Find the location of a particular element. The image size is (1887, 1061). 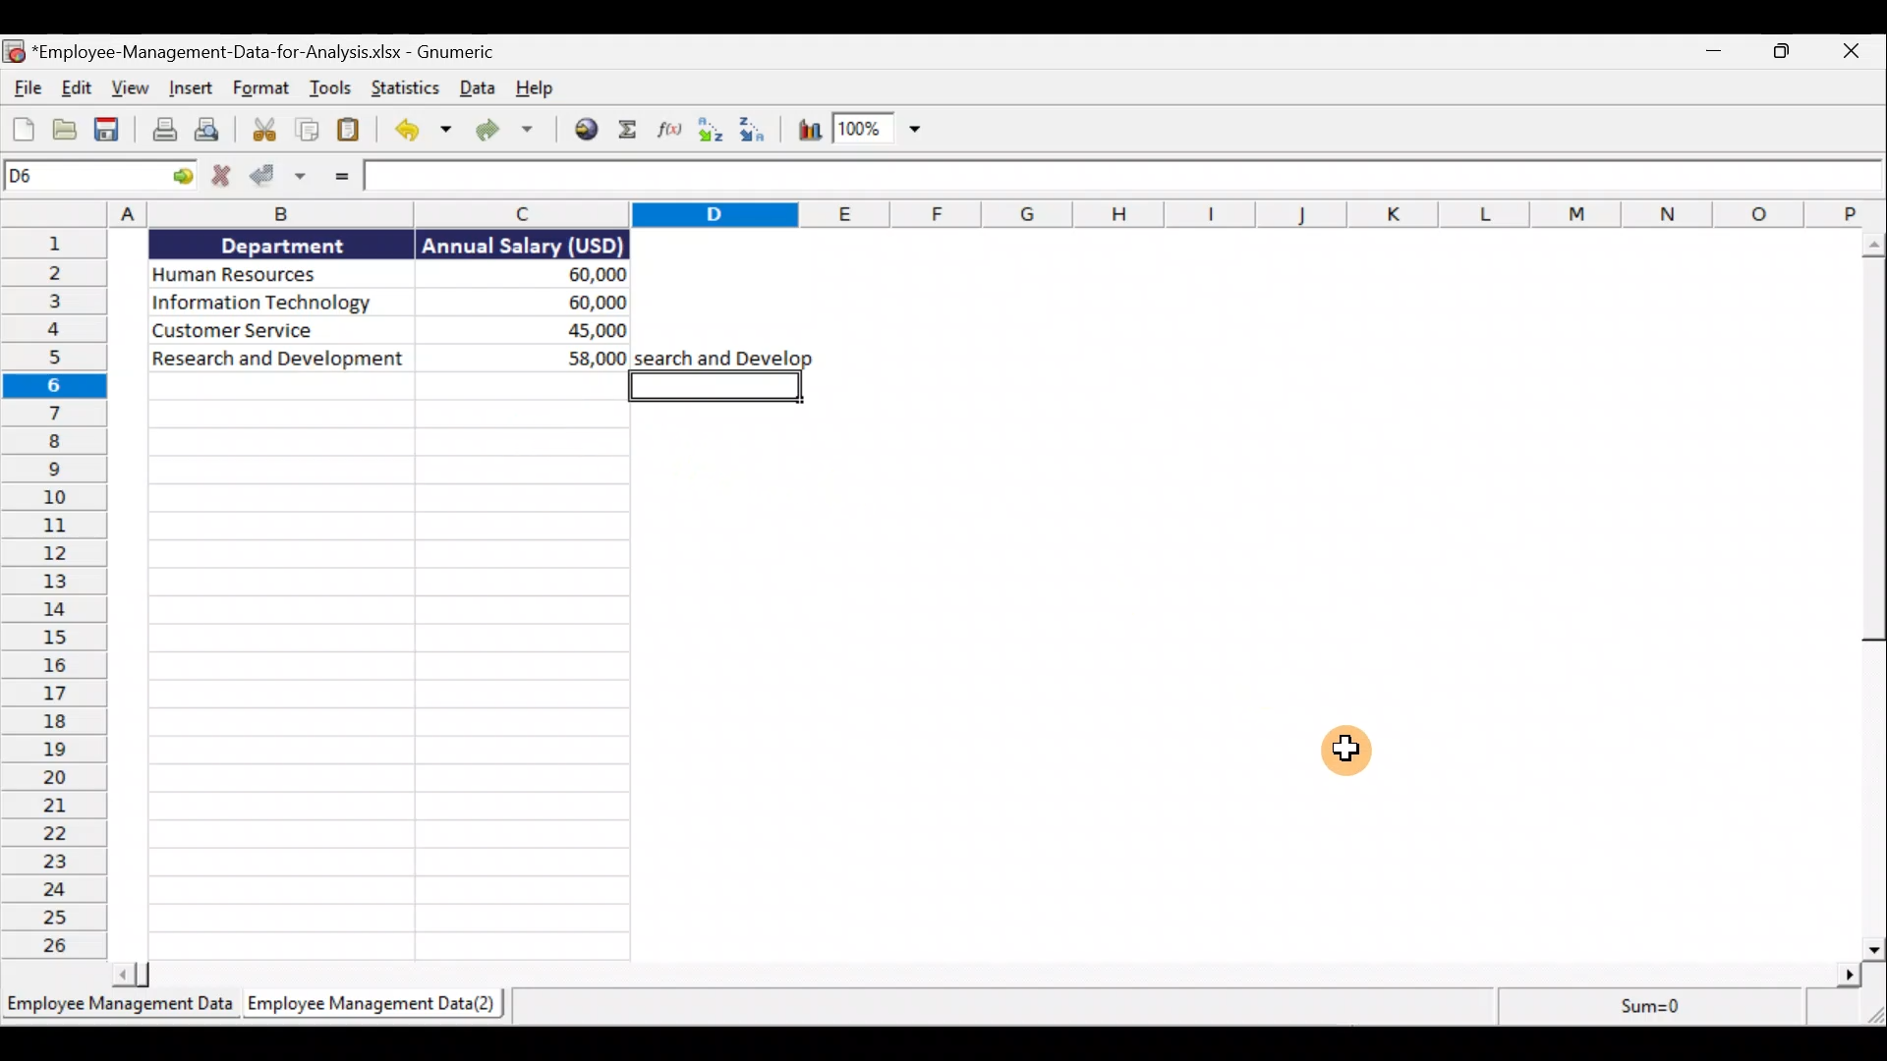

Cell allocation is located at coordinates (97, 176).